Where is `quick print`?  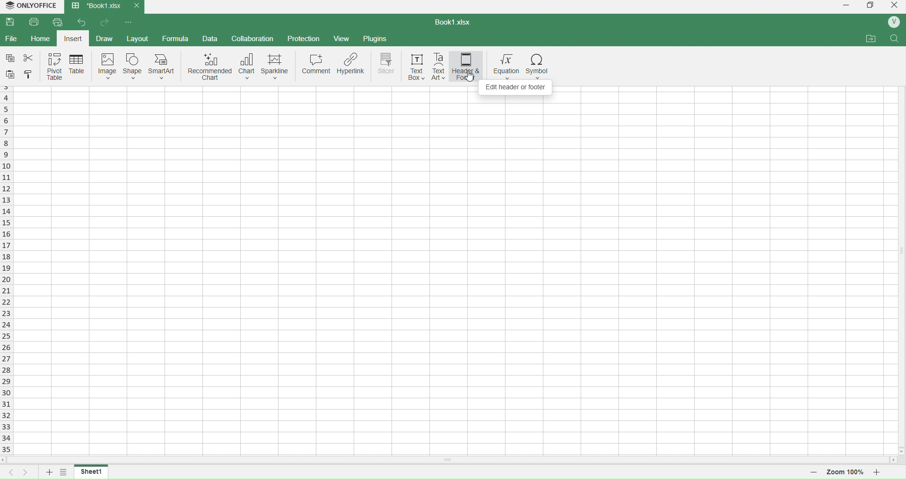
quick print is located at coordinates (60, 22).